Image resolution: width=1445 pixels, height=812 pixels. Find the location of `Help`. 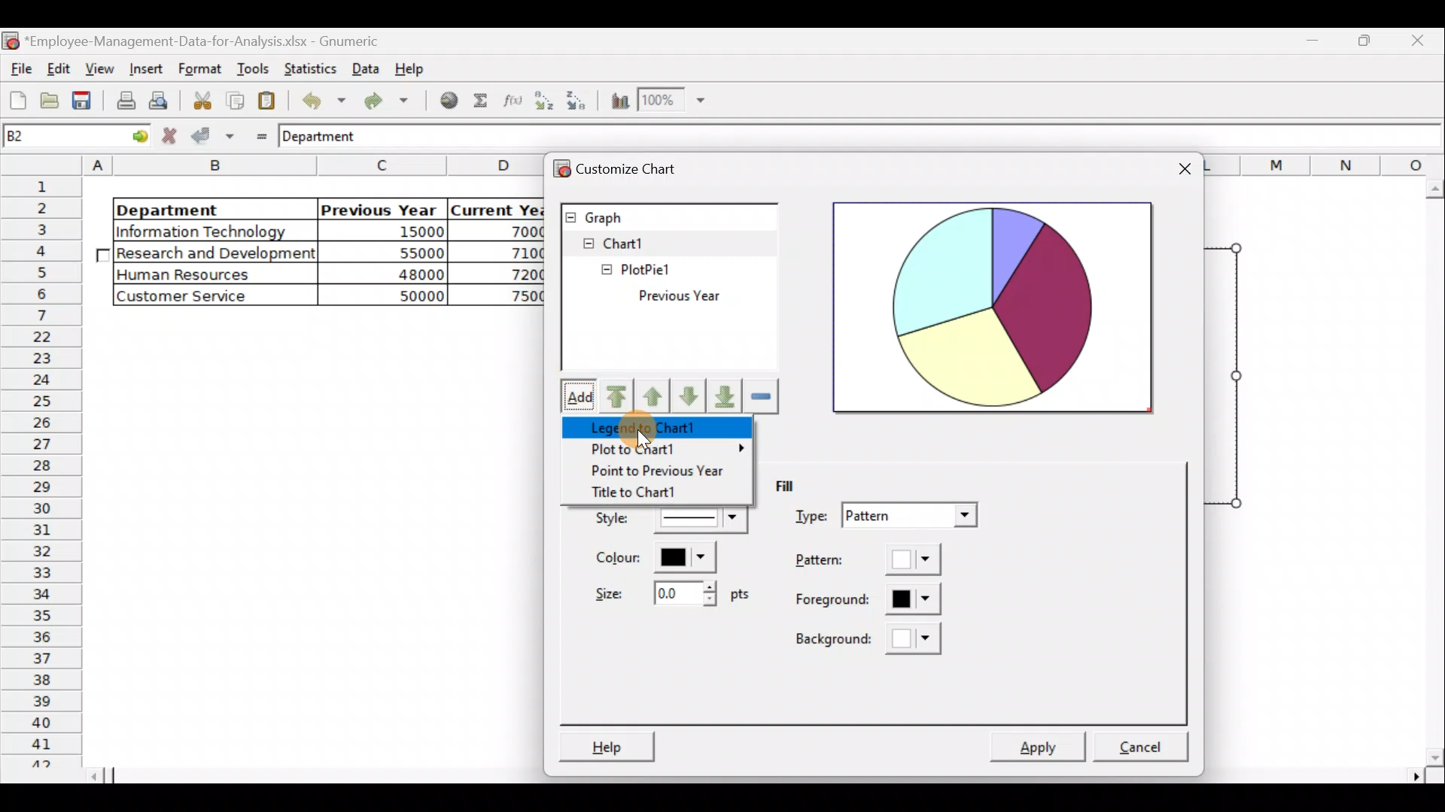

Help is located at coordinates (607, 744).